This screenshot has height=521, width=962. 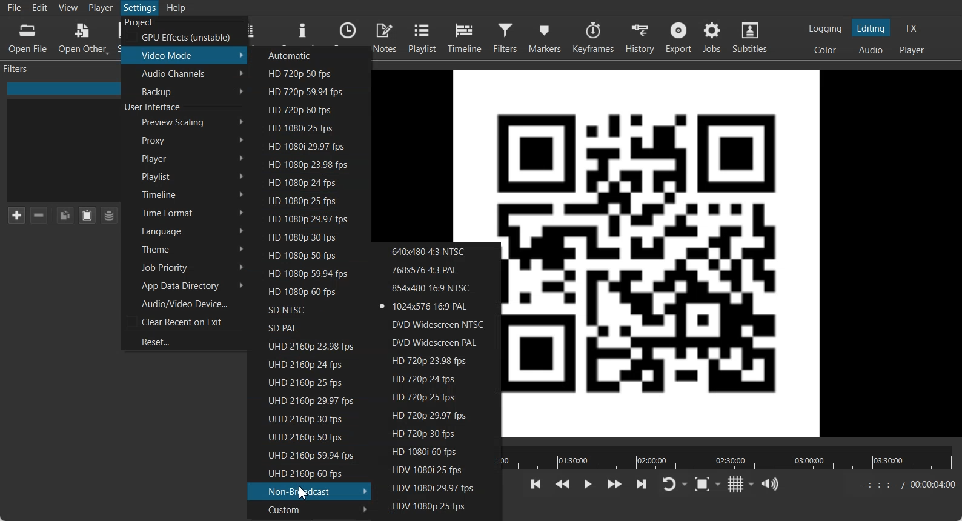 I want to click on Help, so click(x=176, y=7).